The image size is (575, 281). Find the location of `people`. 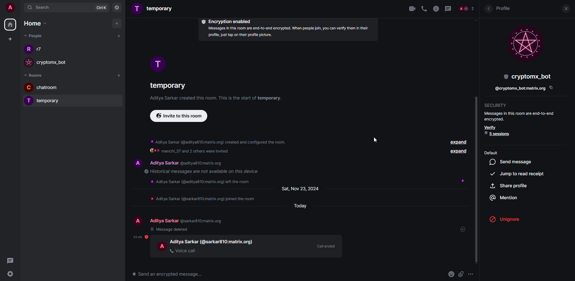

people is located at coordinates (213, 241).